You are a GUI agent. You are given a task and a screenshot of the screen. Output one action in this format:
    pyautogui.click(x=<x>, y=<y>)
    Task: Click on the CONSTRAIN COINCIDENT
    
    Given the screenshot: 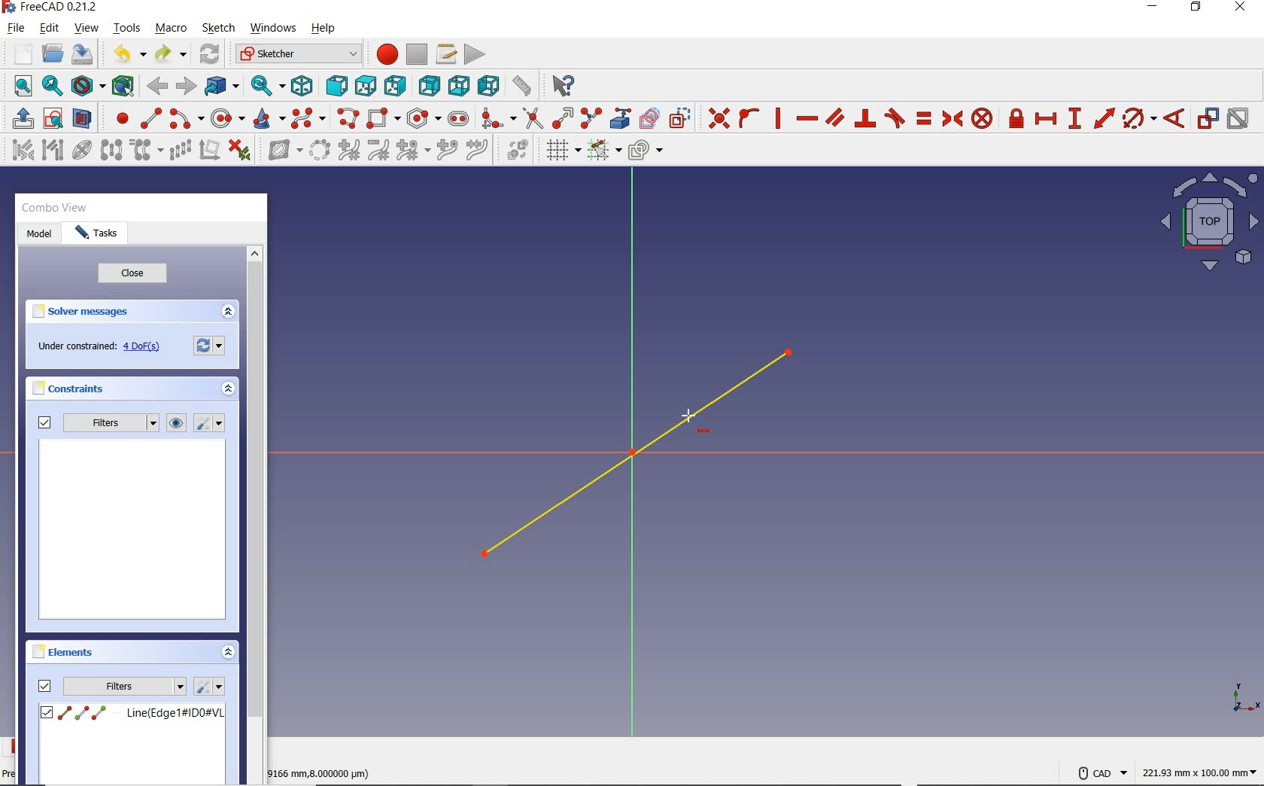 What is the action you would take?
    pyautogui.click(x=719, y=117)
    